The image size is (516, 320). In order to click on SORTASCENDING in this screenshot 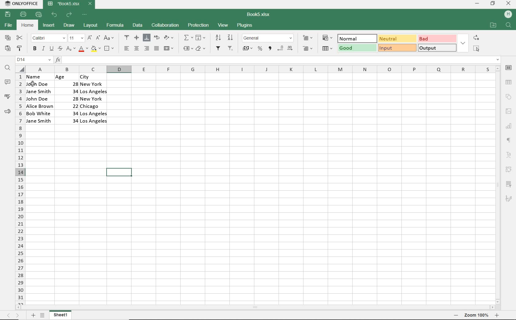, I will do `click(219, 38)`.